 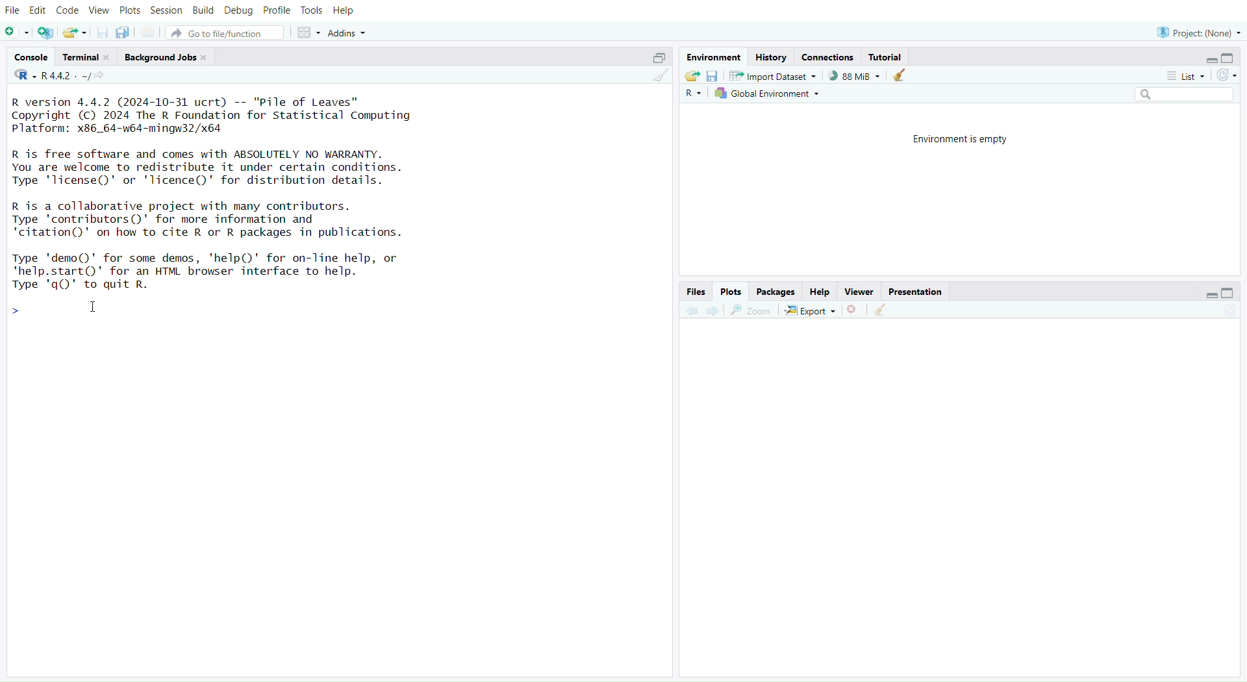 I want to click on save workspace, so click(x=714, y=76).